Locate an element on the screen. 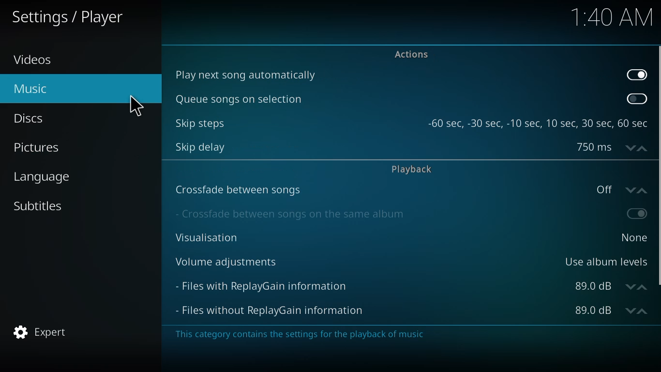 The image size is (661, 372). file with replaygain info is located at coordinates (264, 285).